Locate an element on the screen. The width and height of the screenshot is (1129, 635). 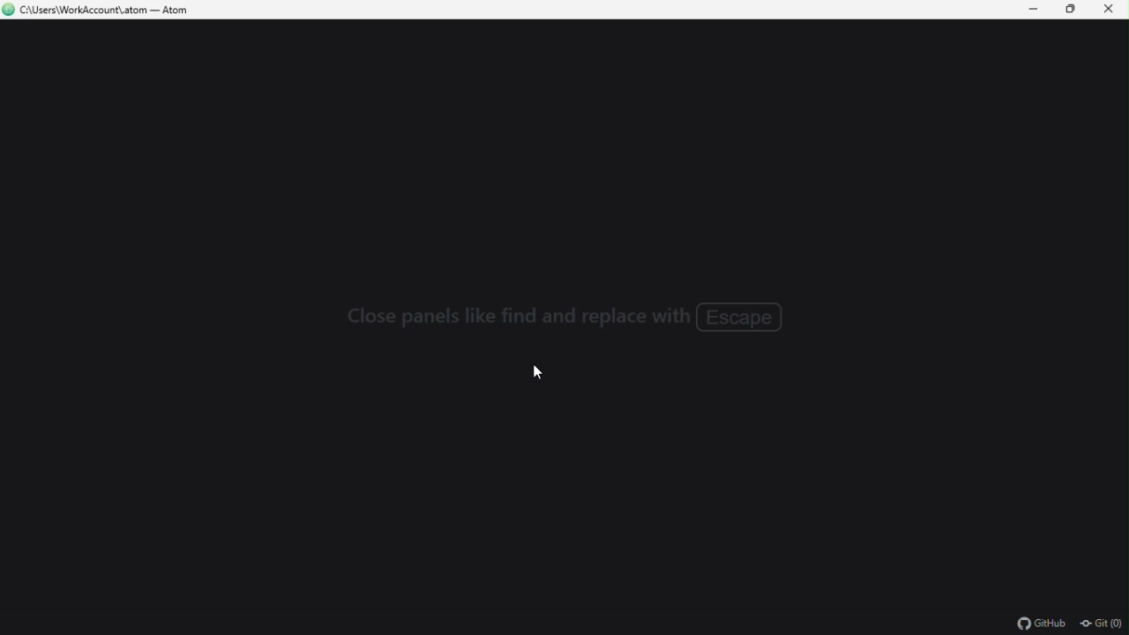
restore is located at coordinates (1074, 10).